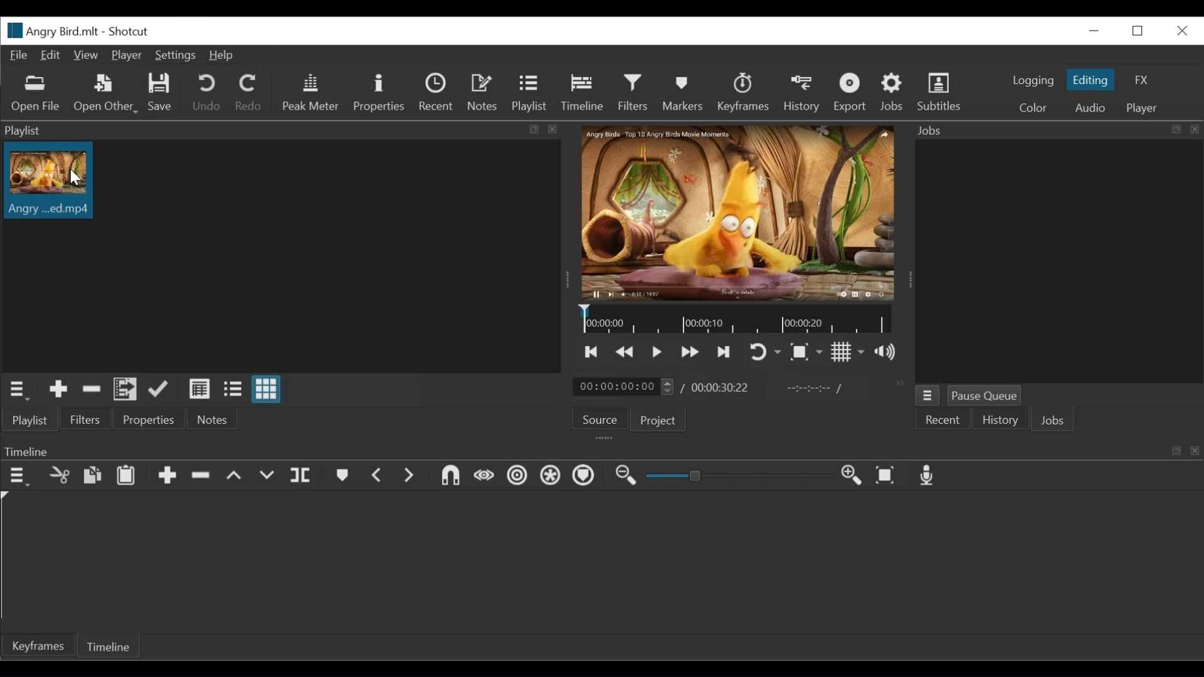  I want to click on previous marker, so click(378, 475).